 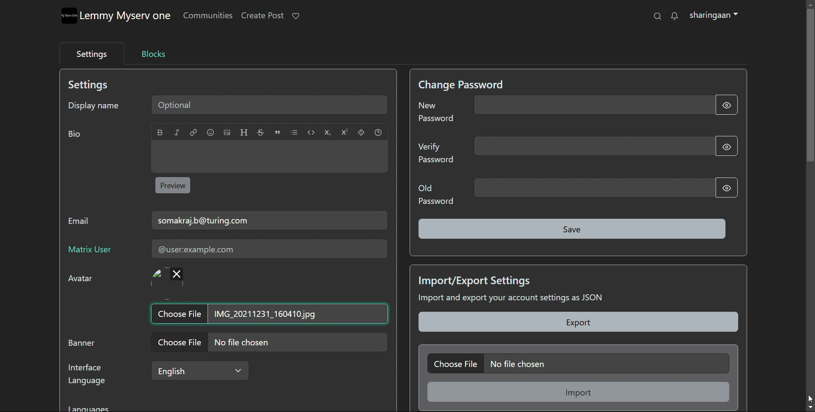 What do you see at coordinates (194, 132) in the screenshot?
I see `link` at bounding box center [194, 132].